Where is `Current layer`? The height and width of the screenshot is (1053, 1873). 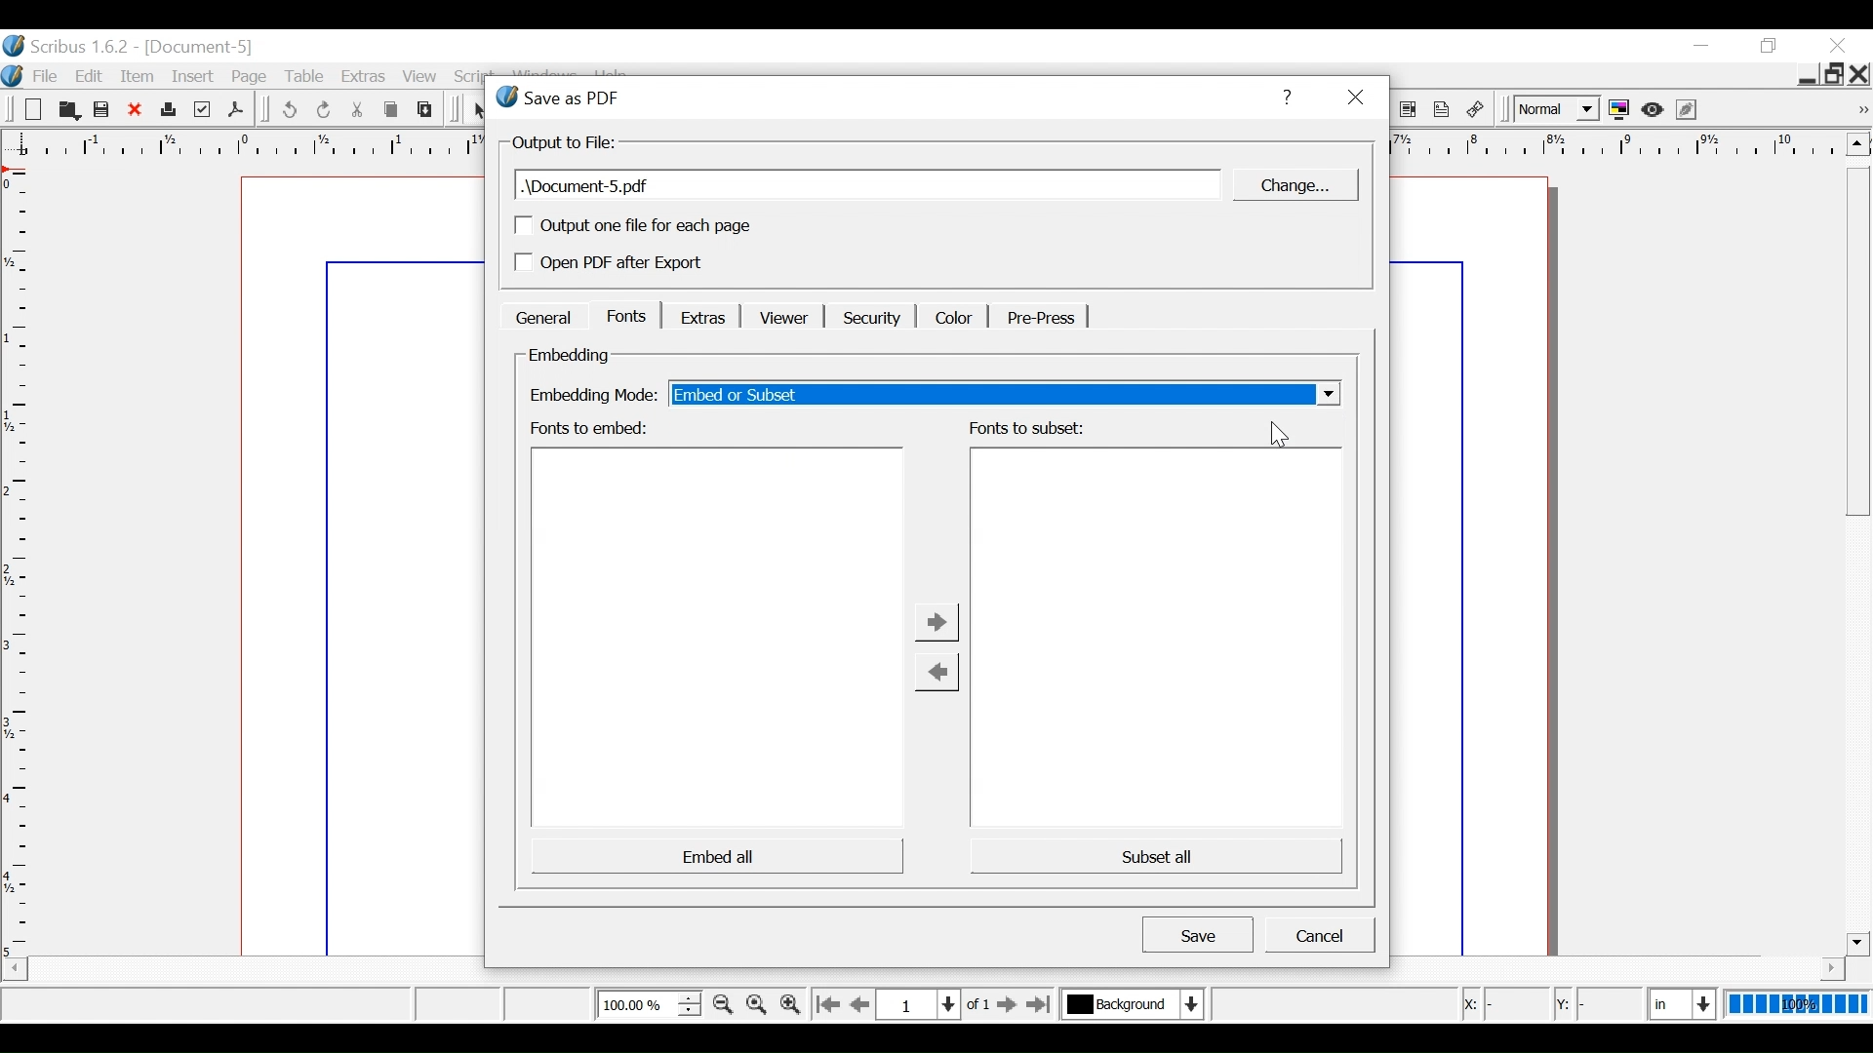
Current layer is located at coordinates (1133, 1003).